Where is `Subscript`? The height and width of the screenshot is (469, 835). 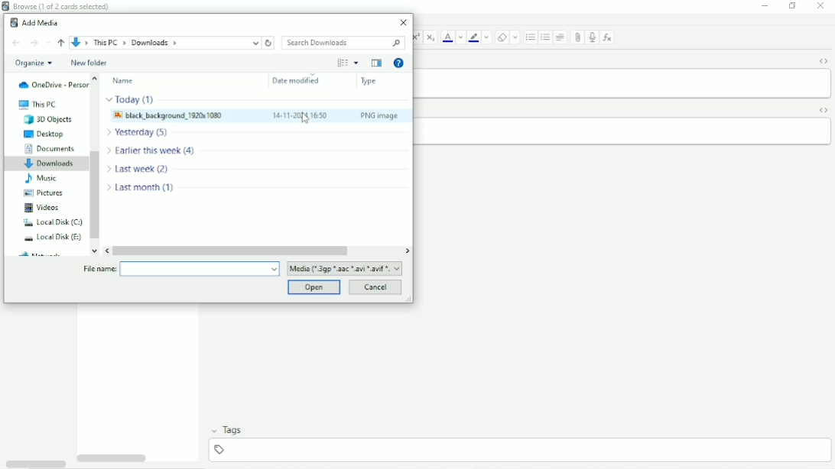 Subscript is located at coordinates (432, 37).